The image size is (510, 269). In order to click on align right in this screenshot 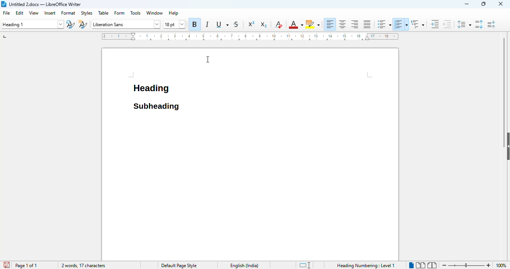, I will do `click(355, 24)`.